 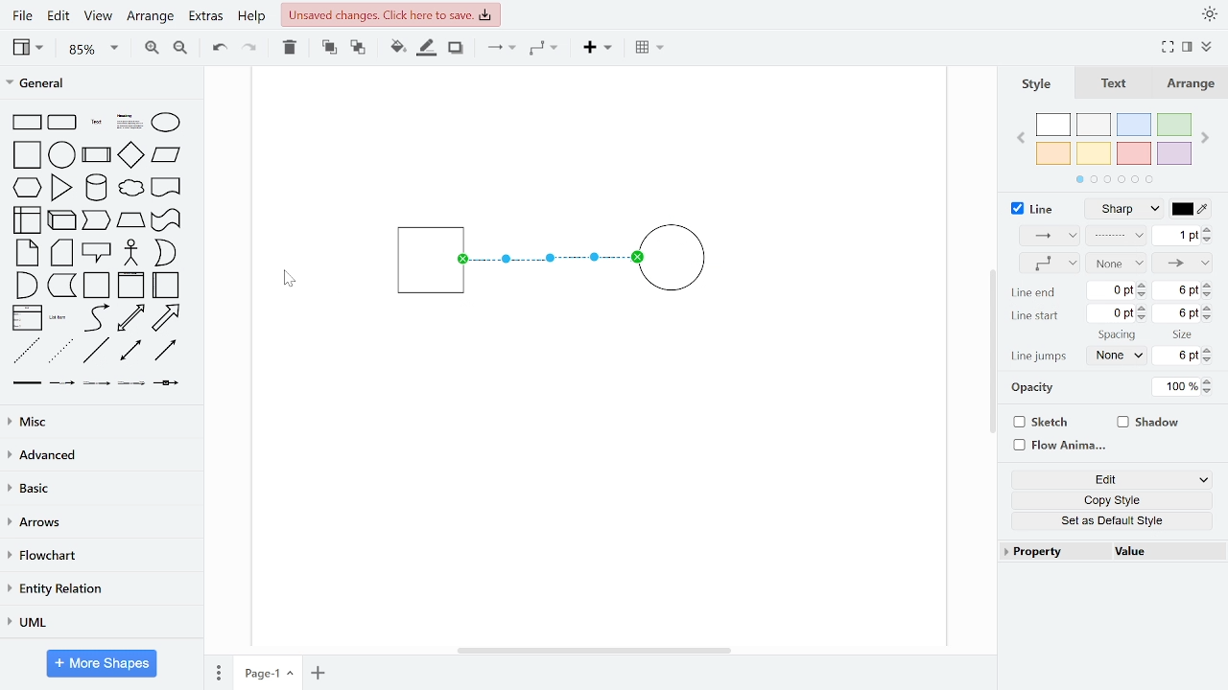 What do you see at coordinates (132, 254) in the screenshot?
I see `actor` at bounding box center [132, 254].